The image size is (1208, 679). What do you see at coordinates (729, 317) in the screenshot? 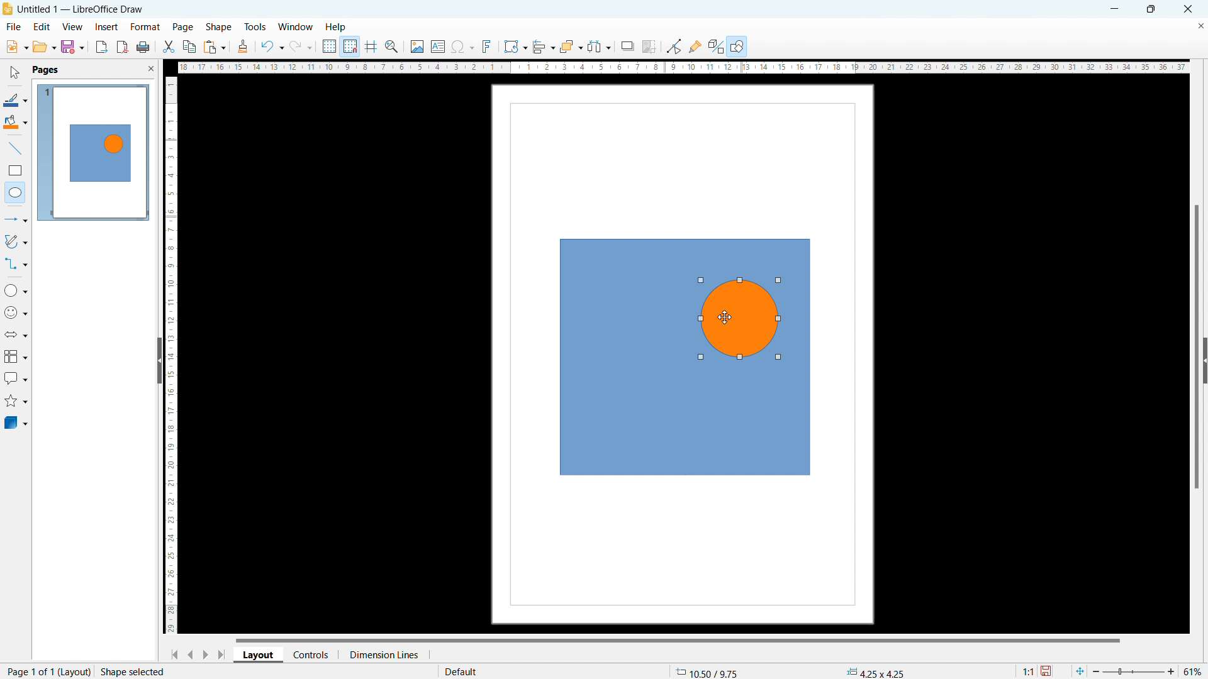
I see `cursor` at bounding box center [729, 317].